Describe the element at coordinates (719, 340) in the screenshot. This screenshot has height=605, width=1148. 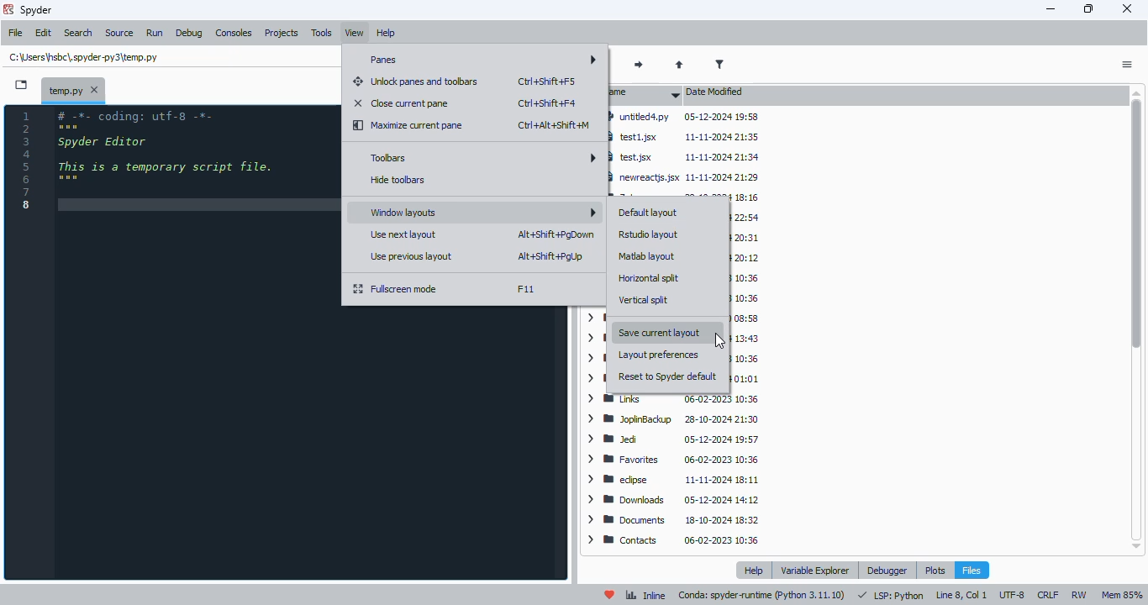
I see `cursor` at that location.